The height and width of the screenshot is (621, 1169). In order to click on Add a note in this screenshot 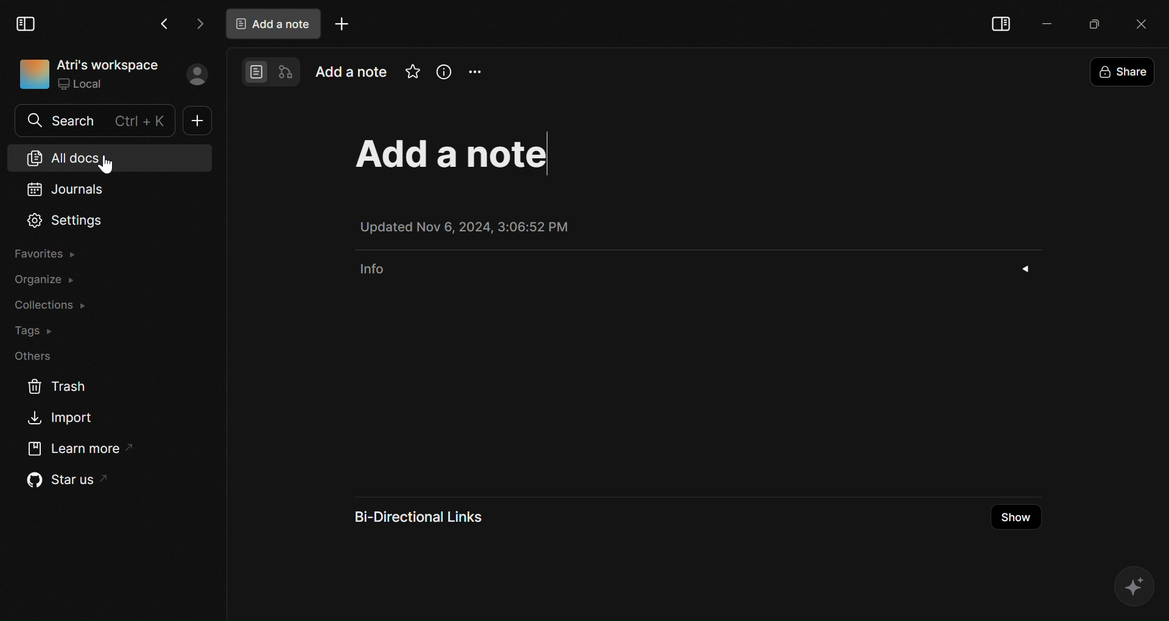, I will do `click(351, 72)`.